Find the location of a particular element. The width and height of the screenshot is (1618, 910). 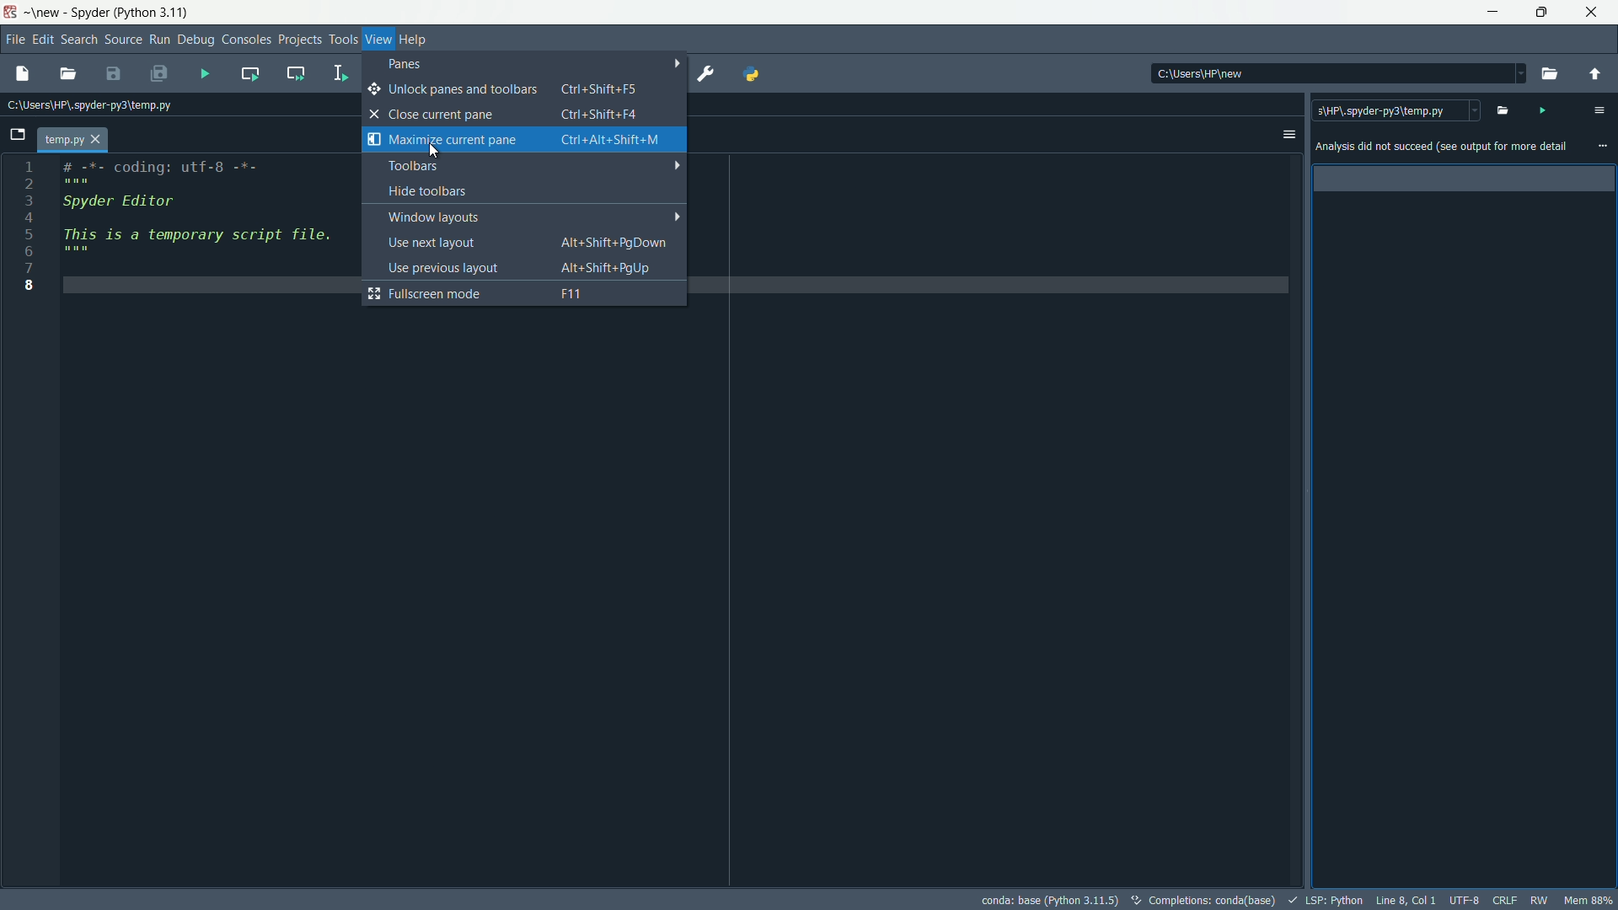

close current pane is located at coordinates (522, 113).